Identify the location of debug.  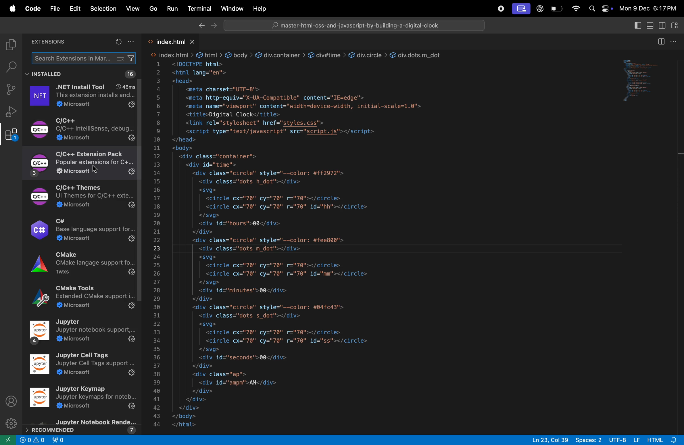
(11, 112).